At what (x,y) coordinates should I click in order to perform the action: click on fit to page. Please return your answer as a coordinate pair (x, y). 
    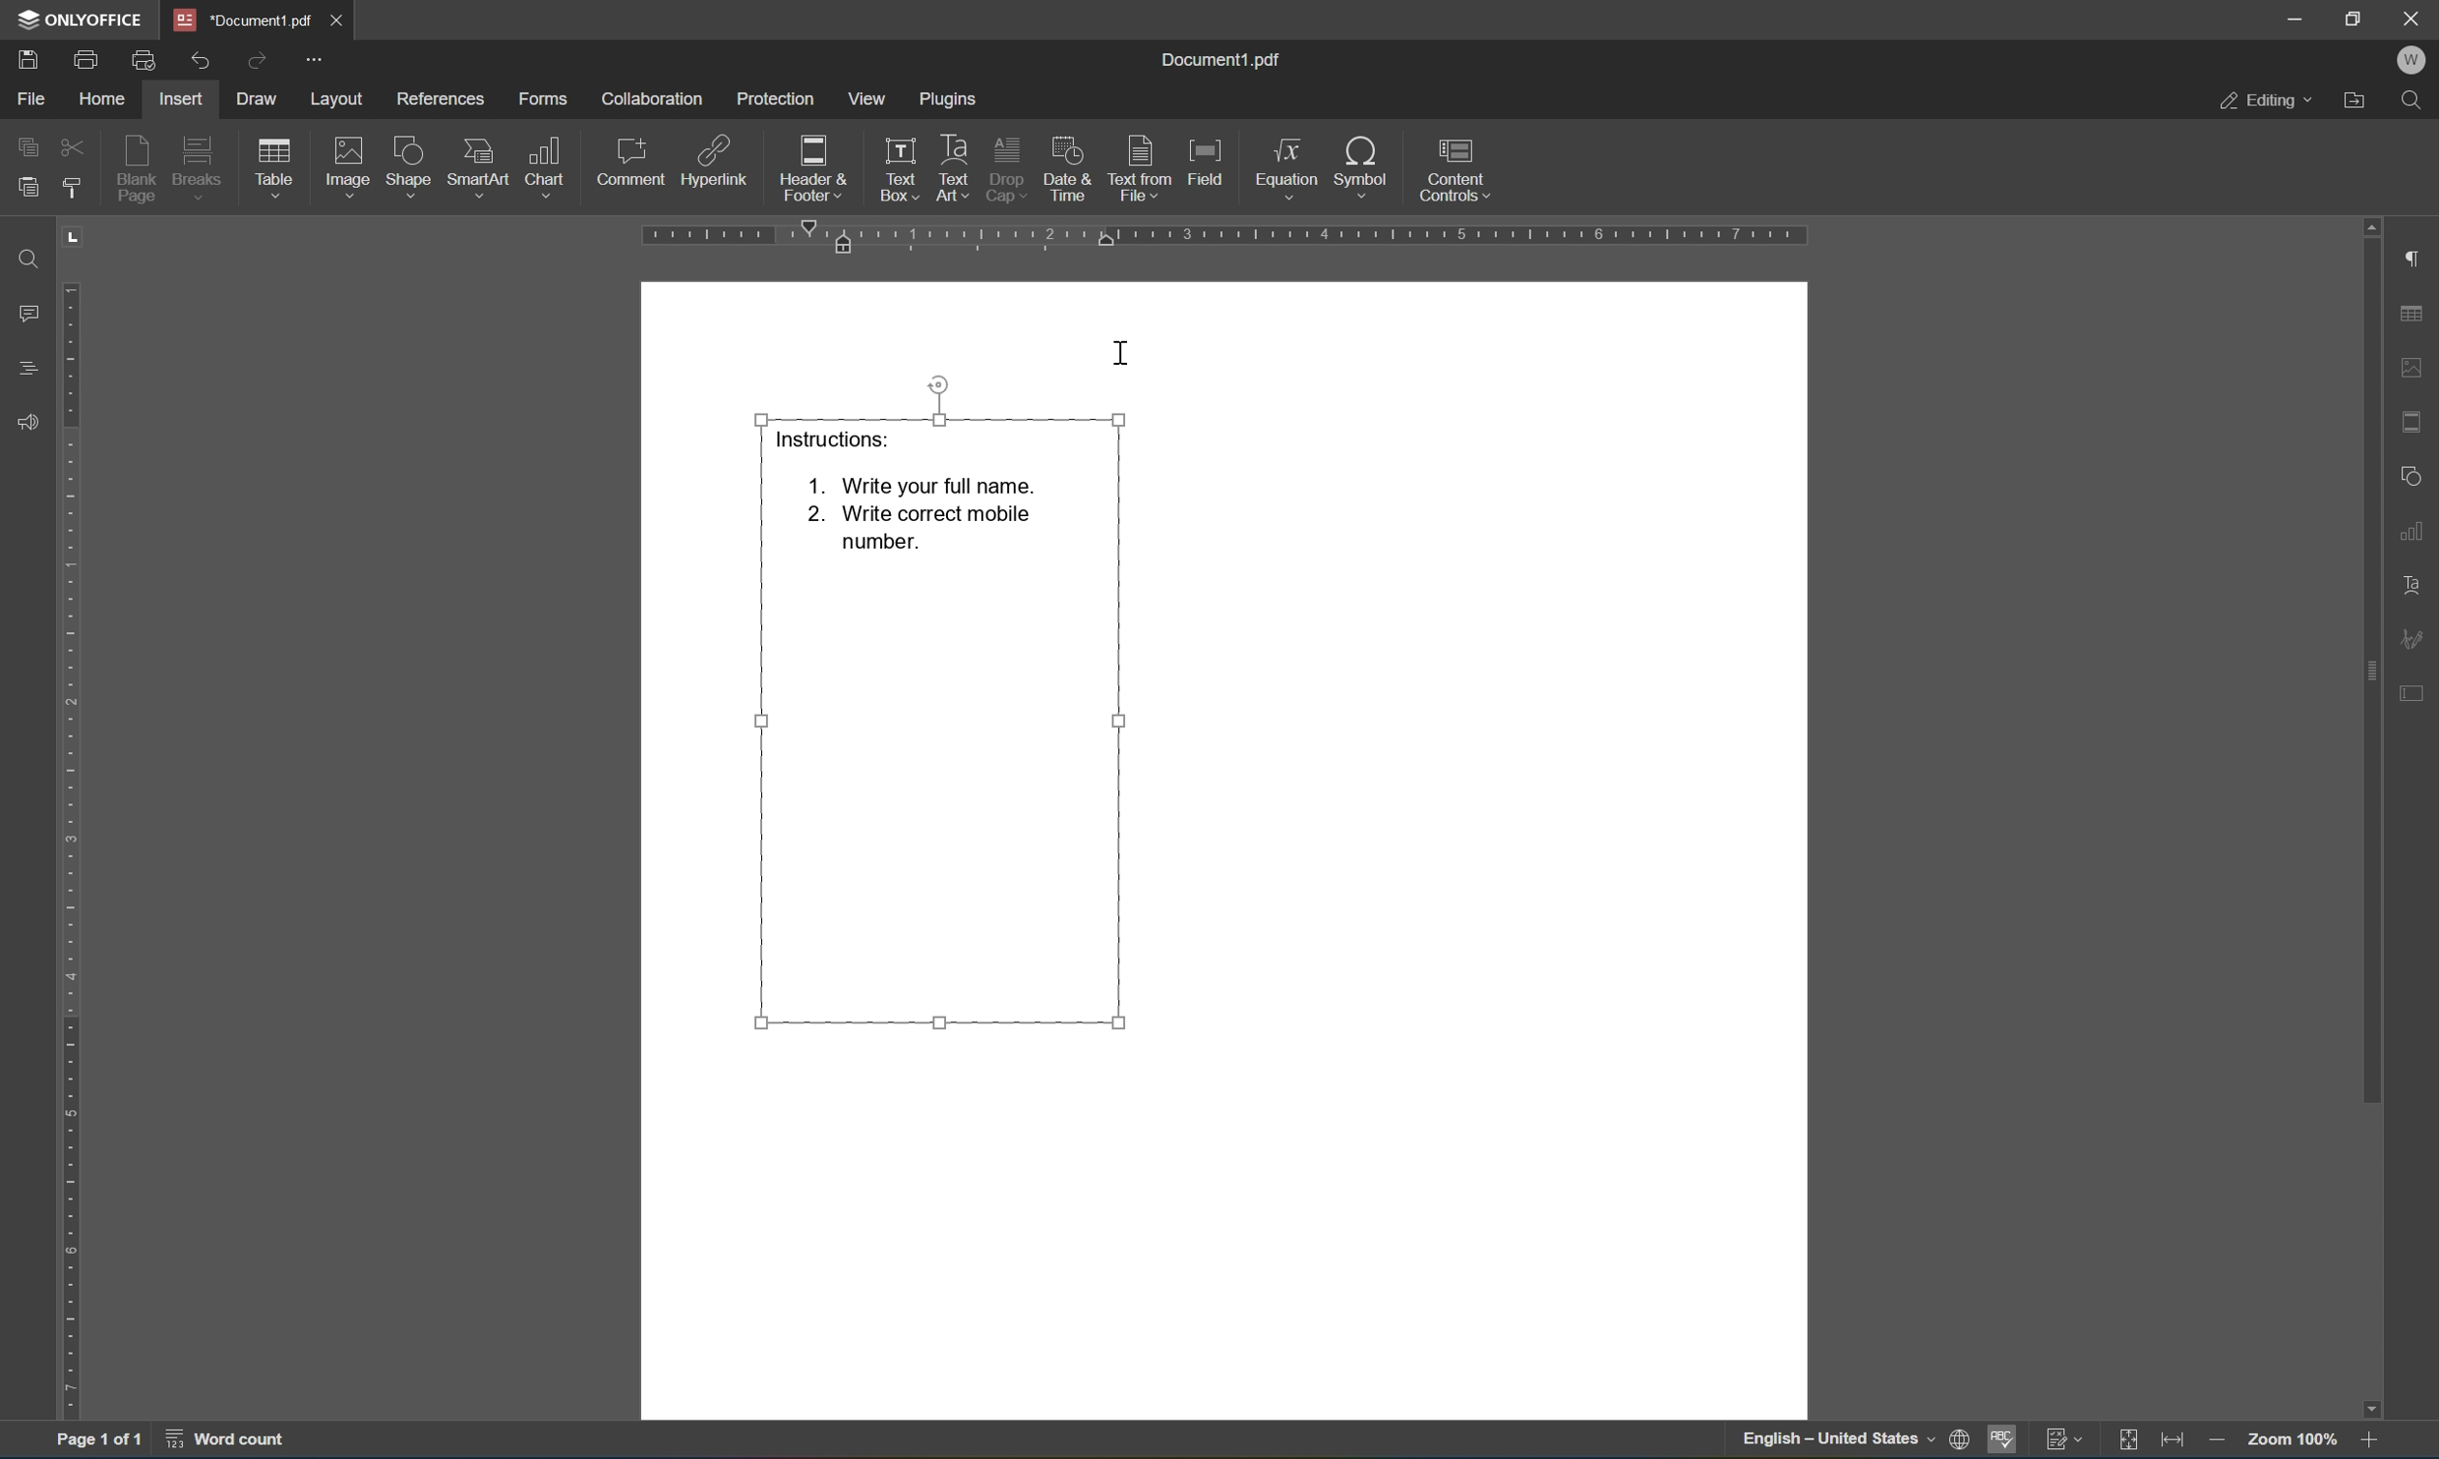
    Looking at the image, I should click on (2128, 1441).